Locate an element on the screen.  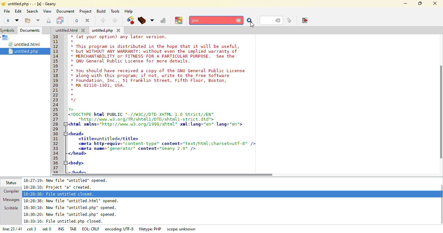
choose a color is located at coordinates (179, 20).